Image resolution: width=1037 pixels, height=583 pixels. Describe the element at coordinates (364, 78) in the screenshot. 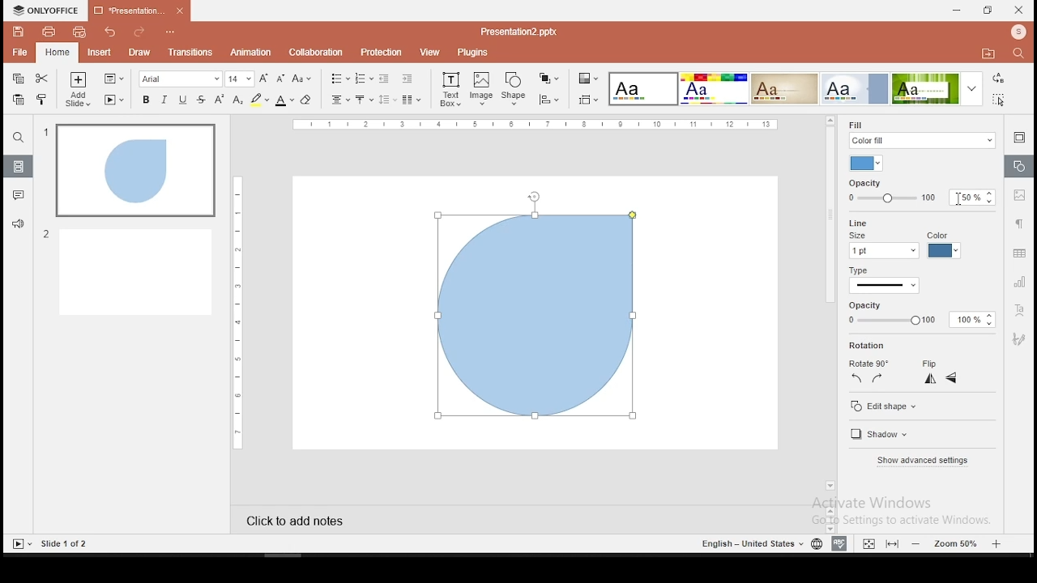

I see `numbering` at that location.